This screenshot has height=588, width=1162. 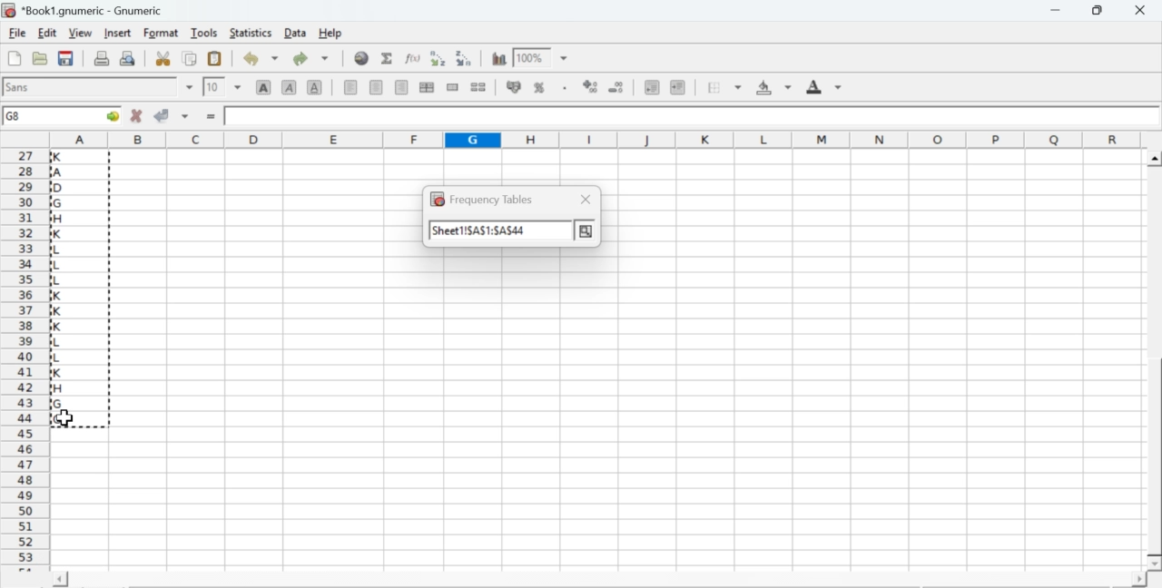 What do you see at coordinates (38, 58) in the screenshot?
I see `open` at bounding box center [38, 58].